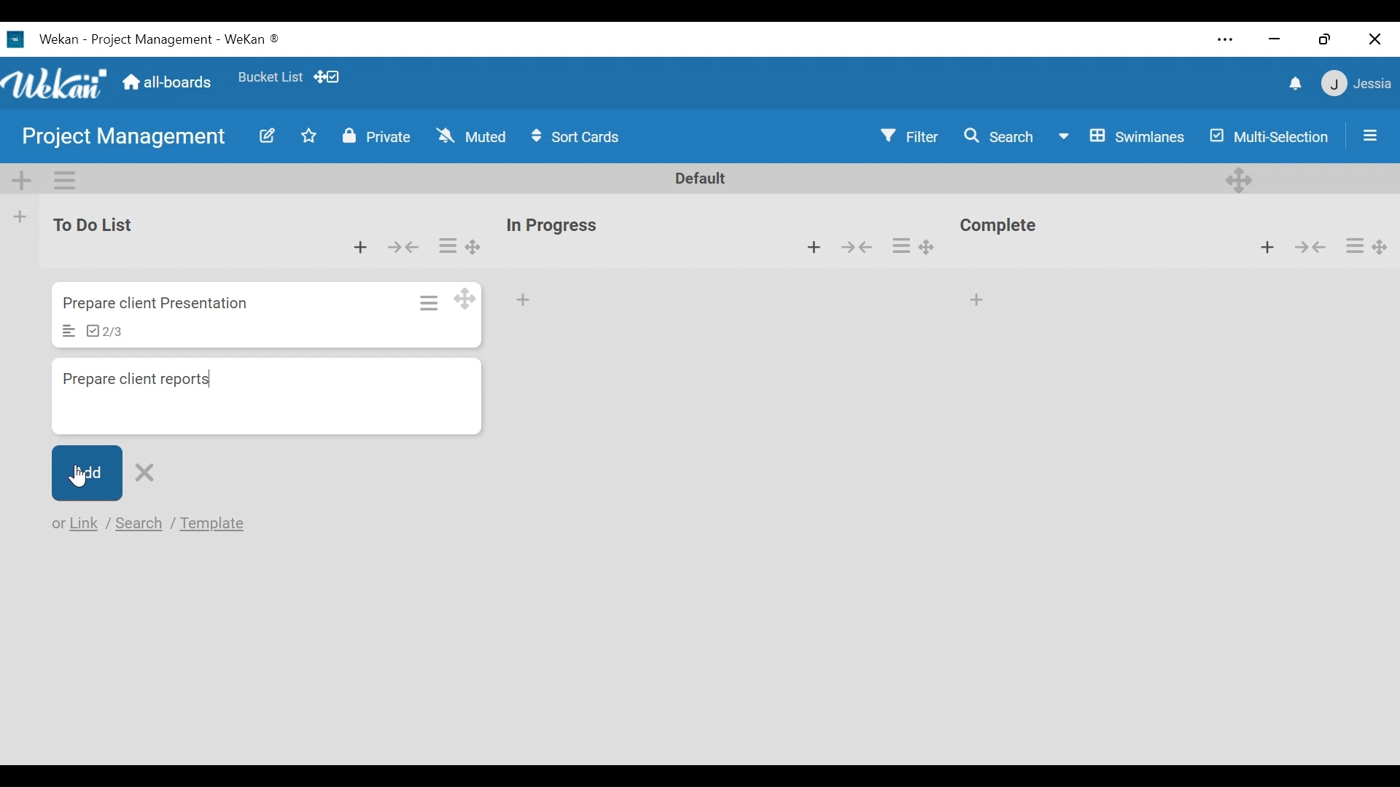 The image size is (1400, 787). What do you see at coordinates (405, 246) in the screenshot?
I see `Collapse` at bounding box center [405, 246].